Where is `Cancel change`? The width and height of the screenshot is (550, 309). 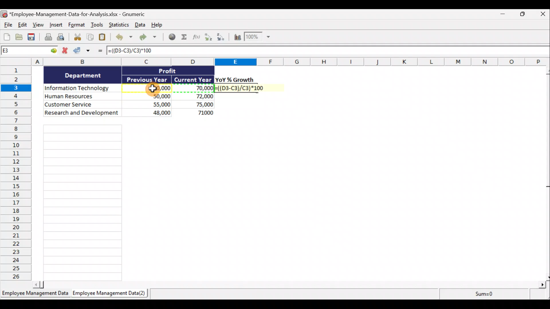
Cancel change is located at coordinates (66, 51).